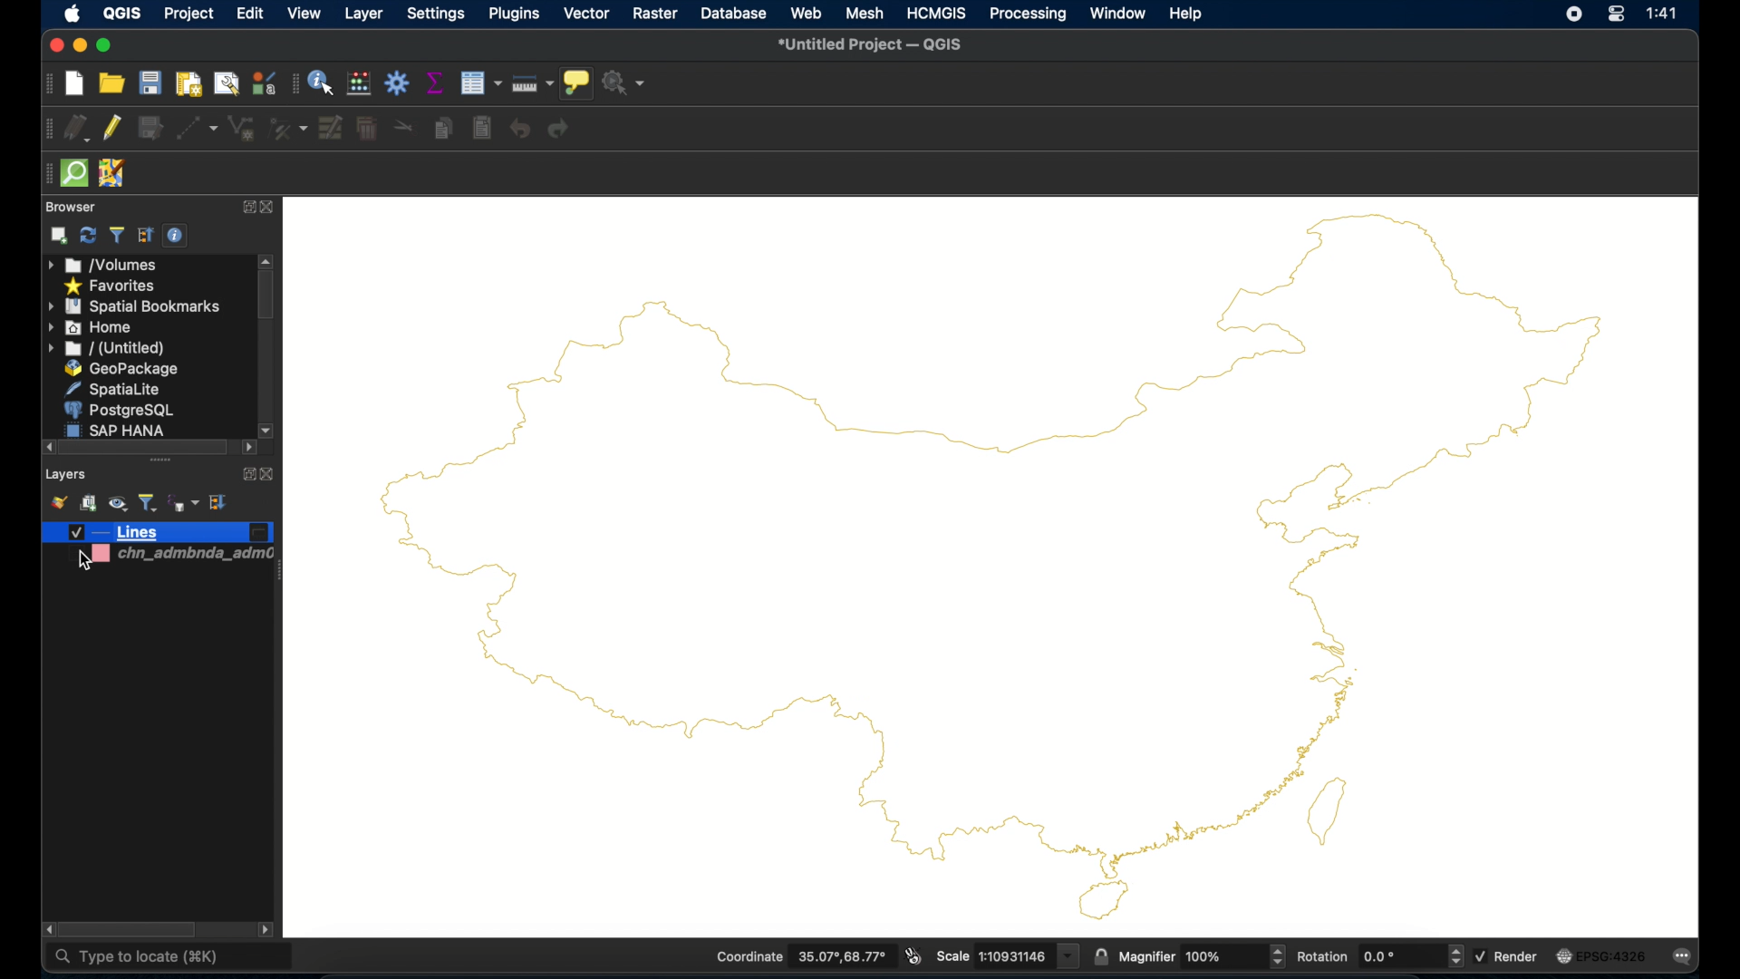 This screenshot has width=1740, height=979. Describe the element at coordinates (195, 557) in the screenshot. I see `chn_admbnda_adm0` at that location.